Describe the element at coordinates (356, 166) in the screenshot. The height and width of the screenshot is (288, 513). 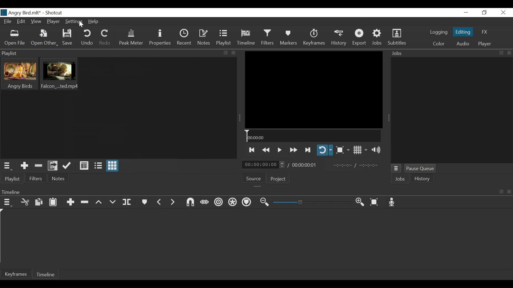
I see `In point` at that location.